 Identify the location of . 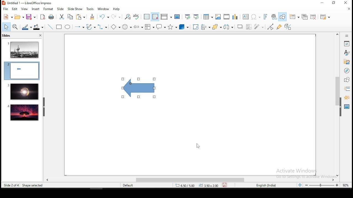
(346, 35).